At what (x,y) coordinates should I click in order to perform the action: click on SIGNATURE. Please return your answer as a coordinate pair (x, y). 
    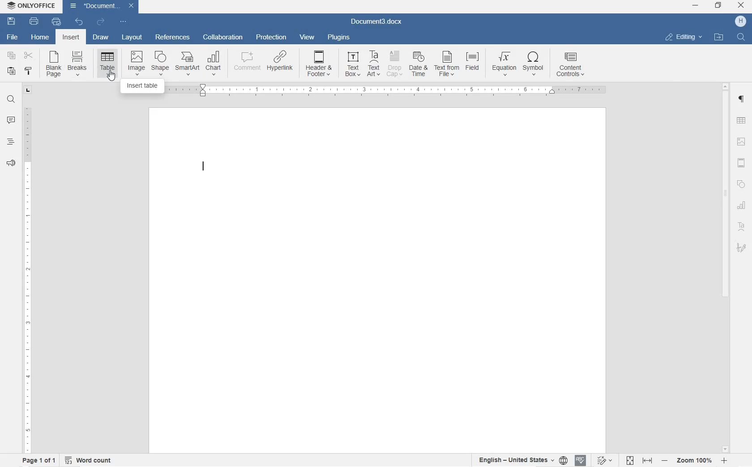
    Looking at the image, I should click on (742, 247).